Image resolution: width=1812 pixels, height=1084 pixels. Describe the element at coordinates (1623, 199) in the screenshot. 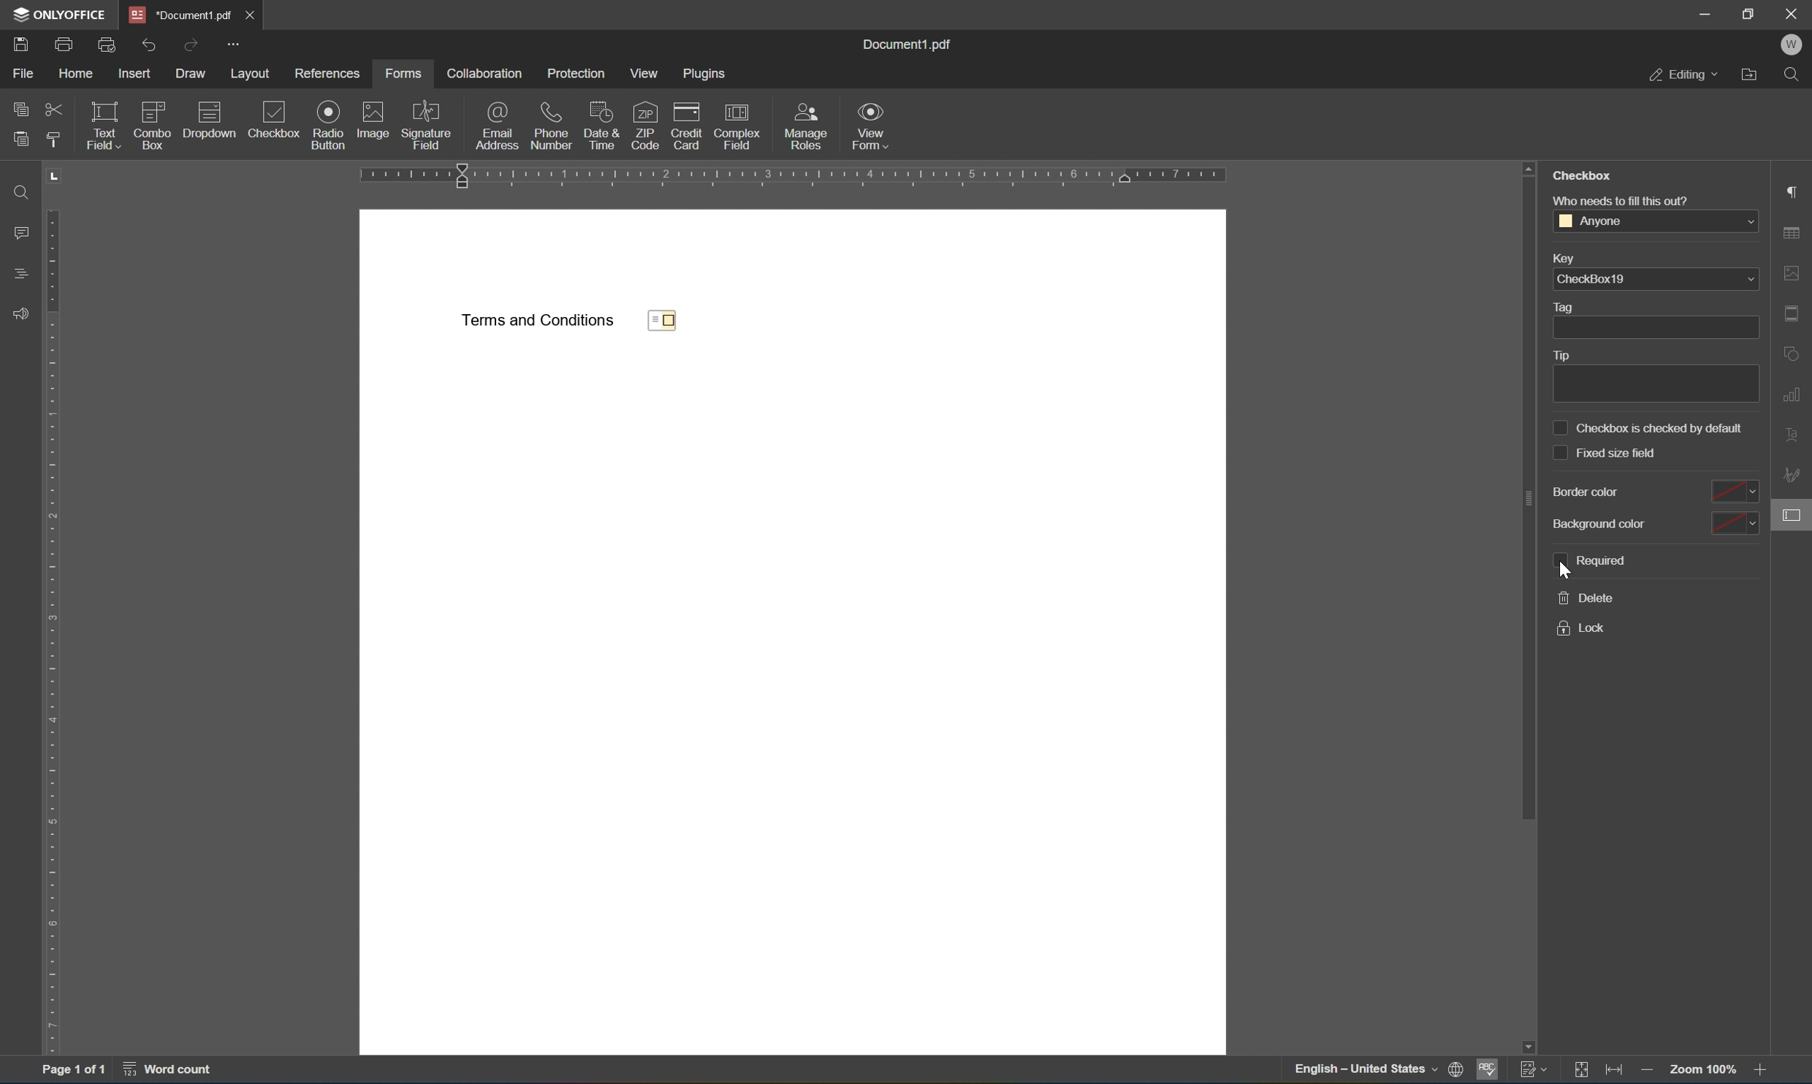

I see `who needs to fill this out?` at that location.